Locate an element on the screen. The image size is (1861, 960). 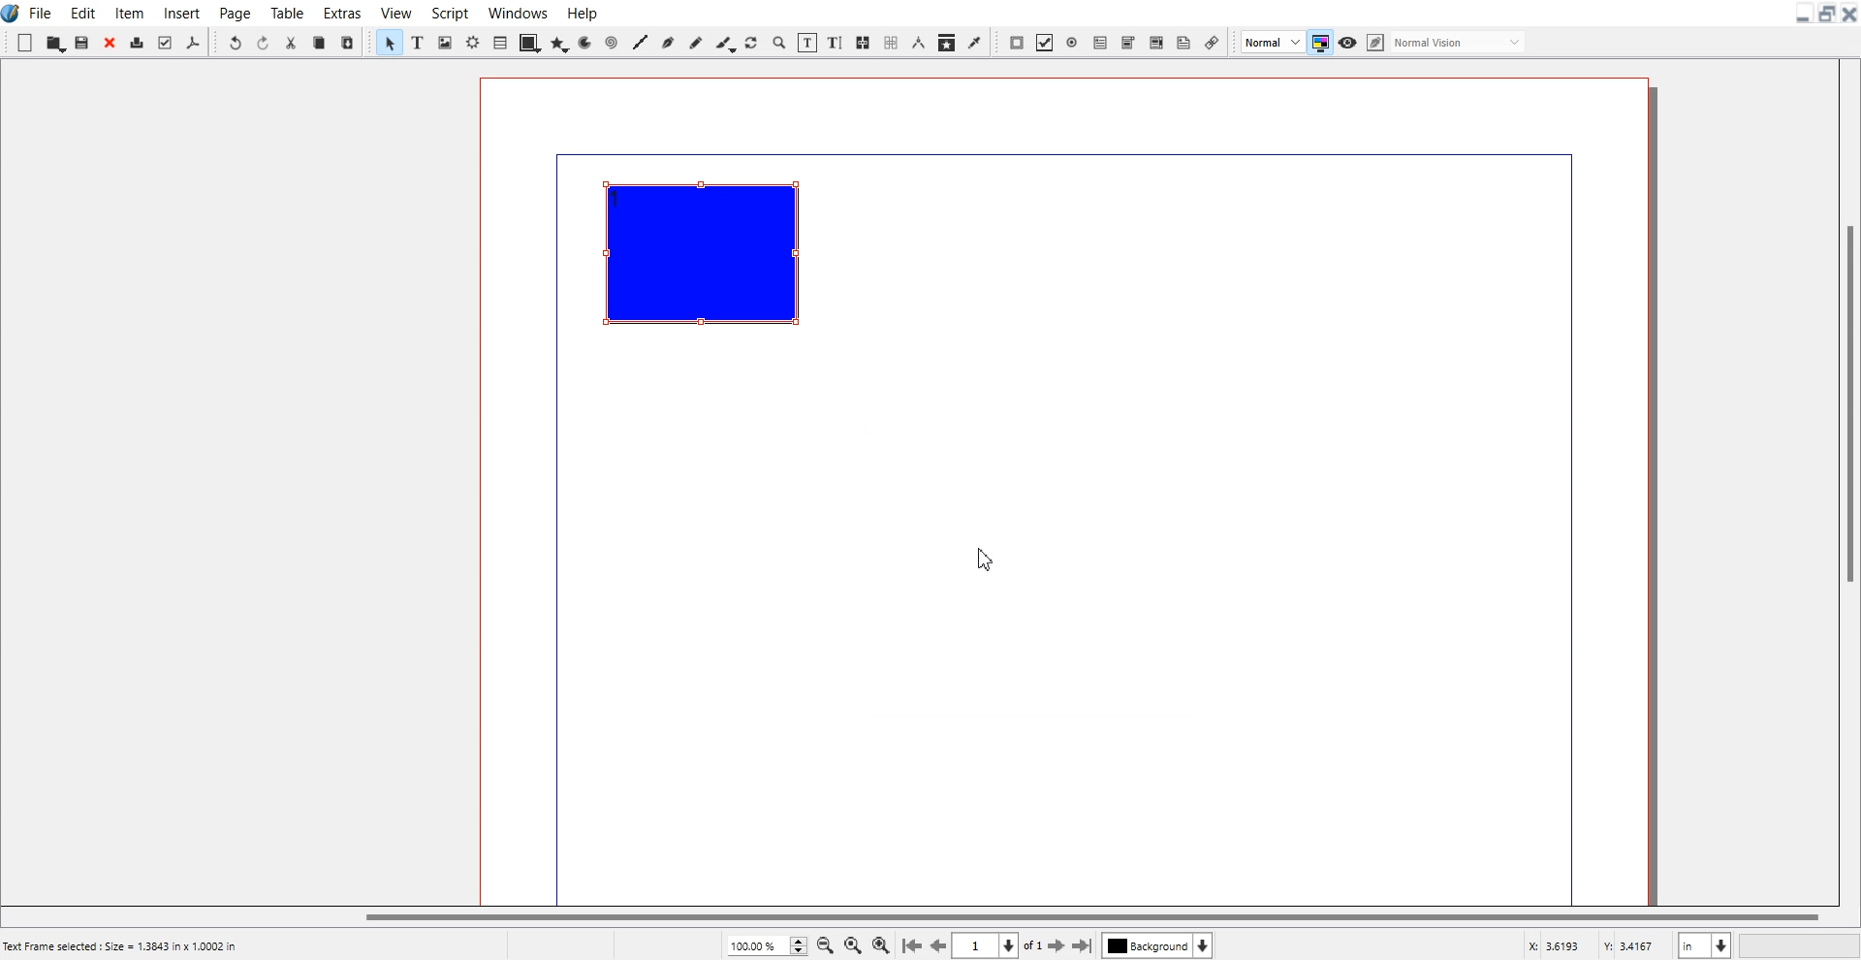
Toggler mode is located at coordinates (1319, 42).